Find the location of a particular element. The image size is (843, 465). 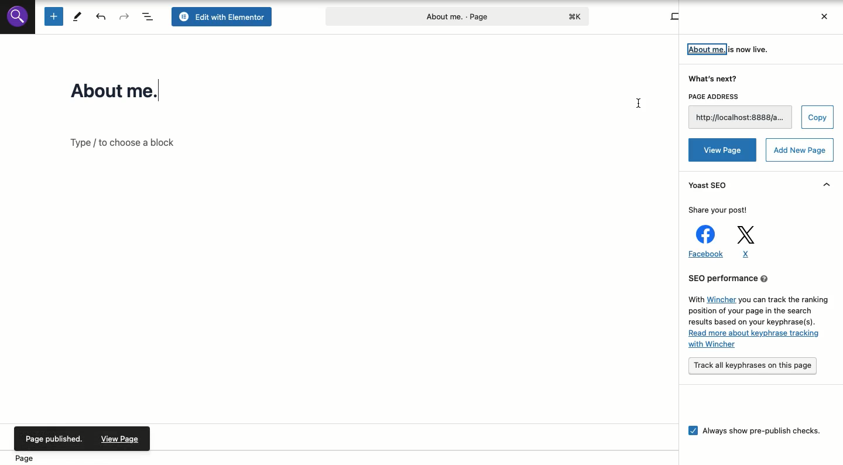

About me. is located at coordinates (127, 90).